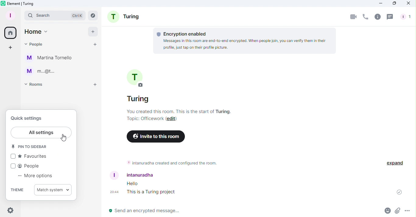 The width and height of the screenshot is (416, 217). What do you see at coordinates (65, 137) in the screenshot?
I see `Cursor` at bounding box center [65, 137].